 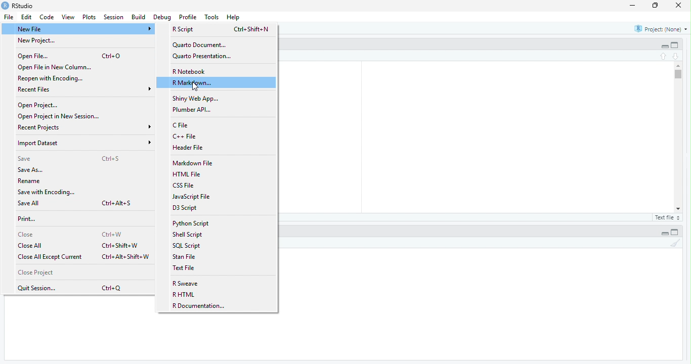 I want to click on full view, so click(x=675, y=232).